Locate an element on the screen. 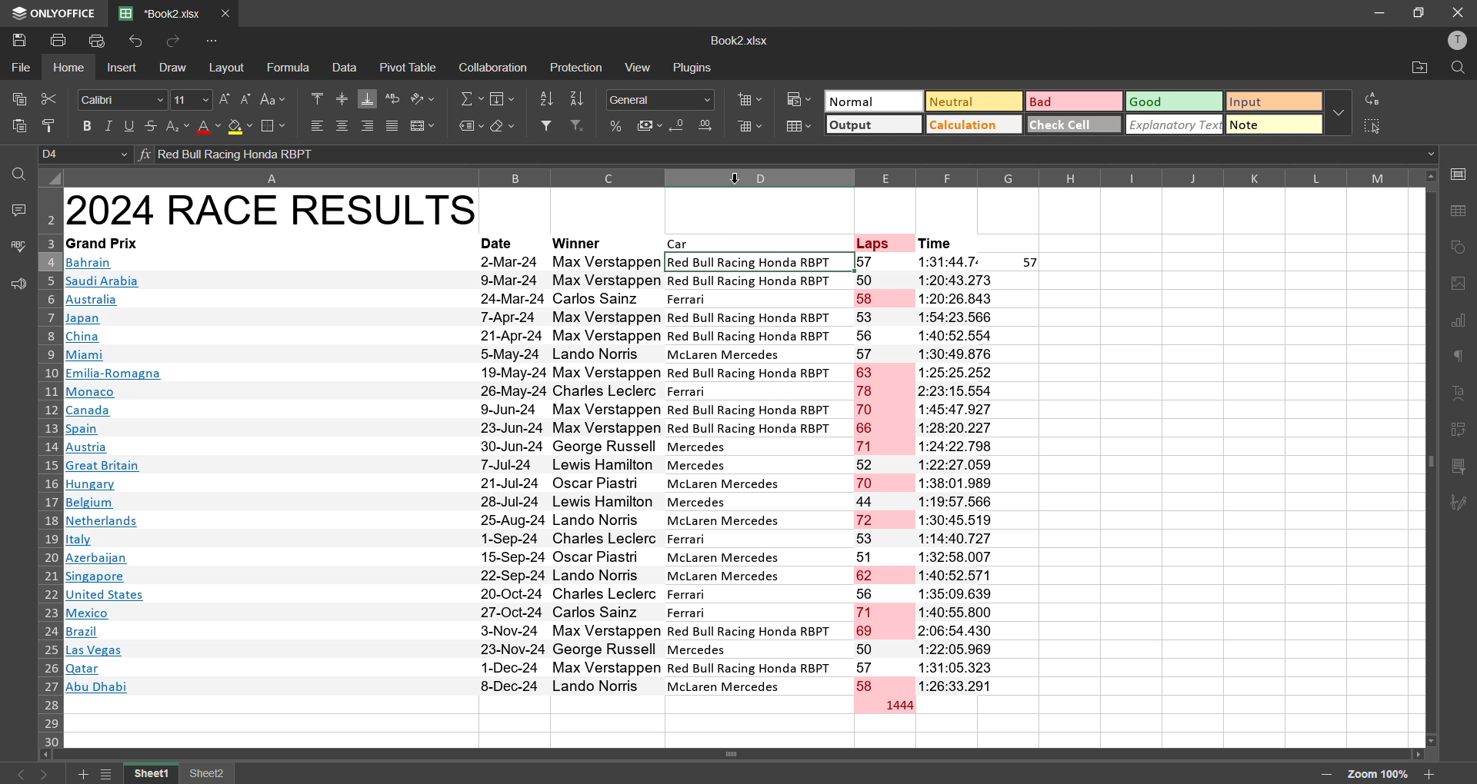  sheet list is located at coordinates (109, 775).